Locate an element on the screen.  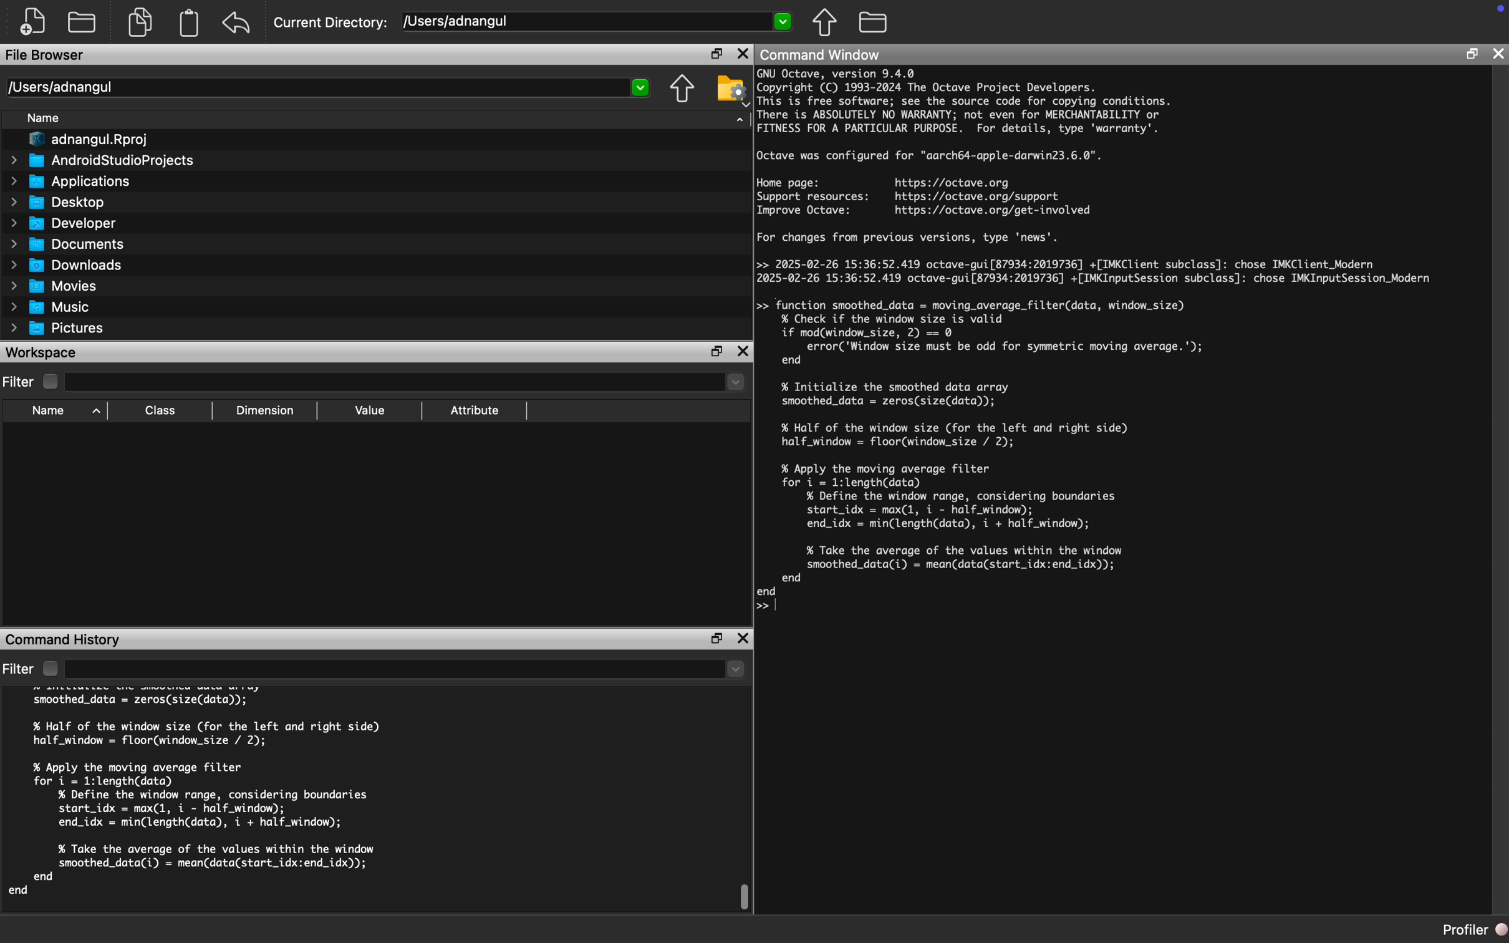
Attribute is located at coordinates (475, 411).